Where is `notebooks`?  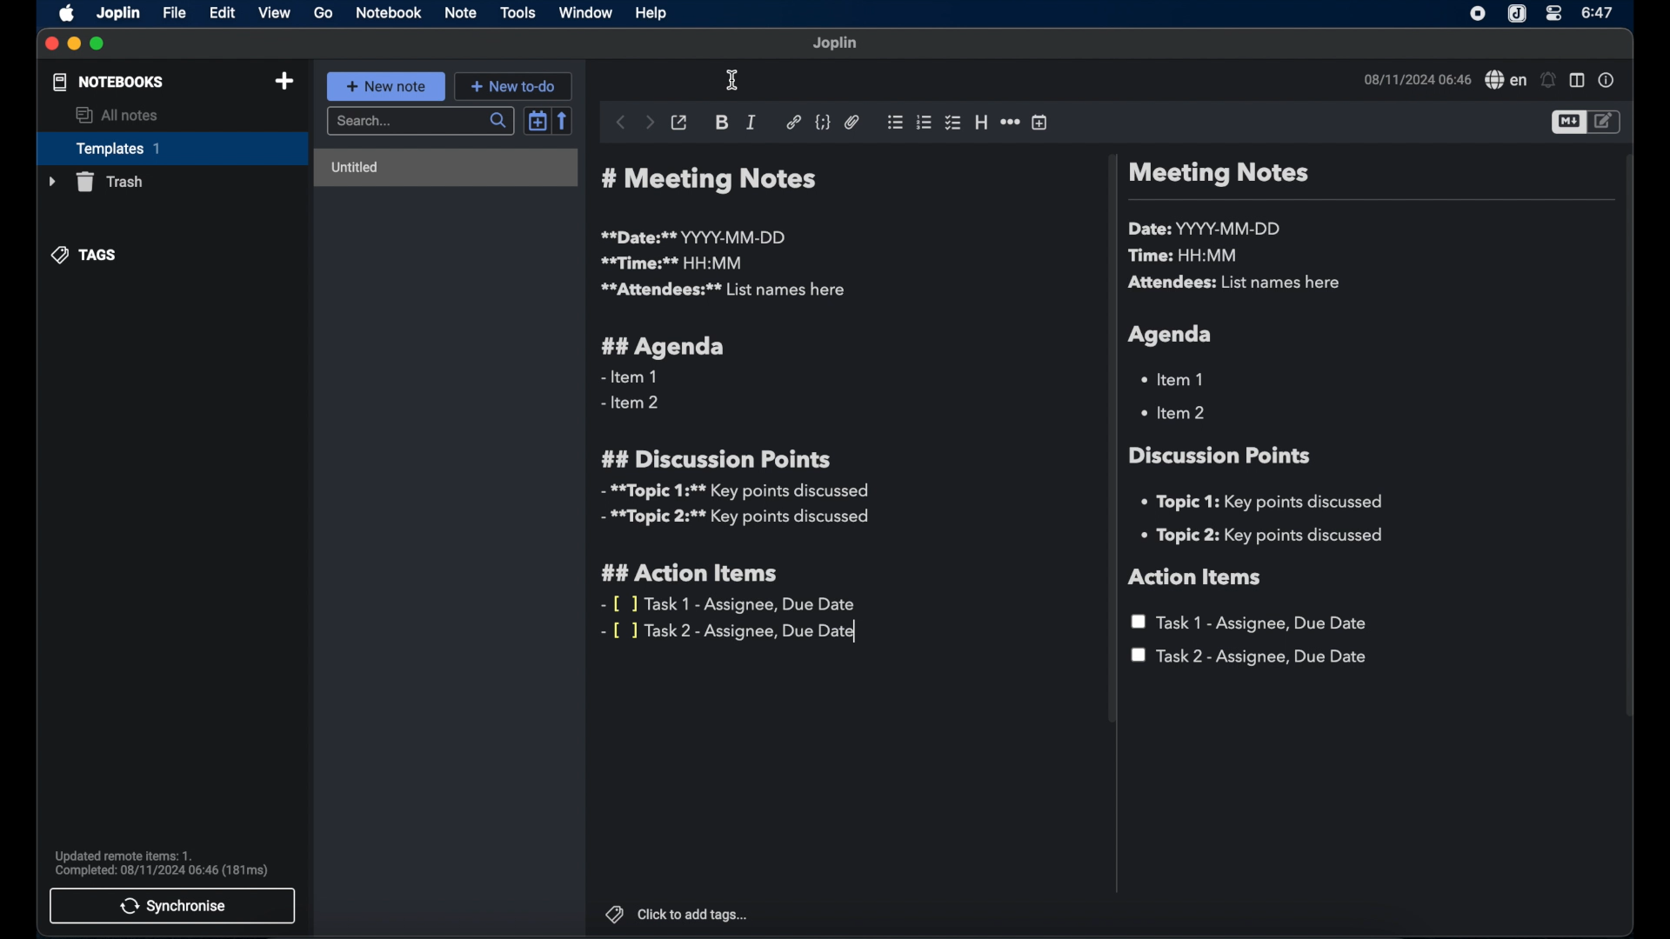 notebooks is located at coordinates (107, 83).